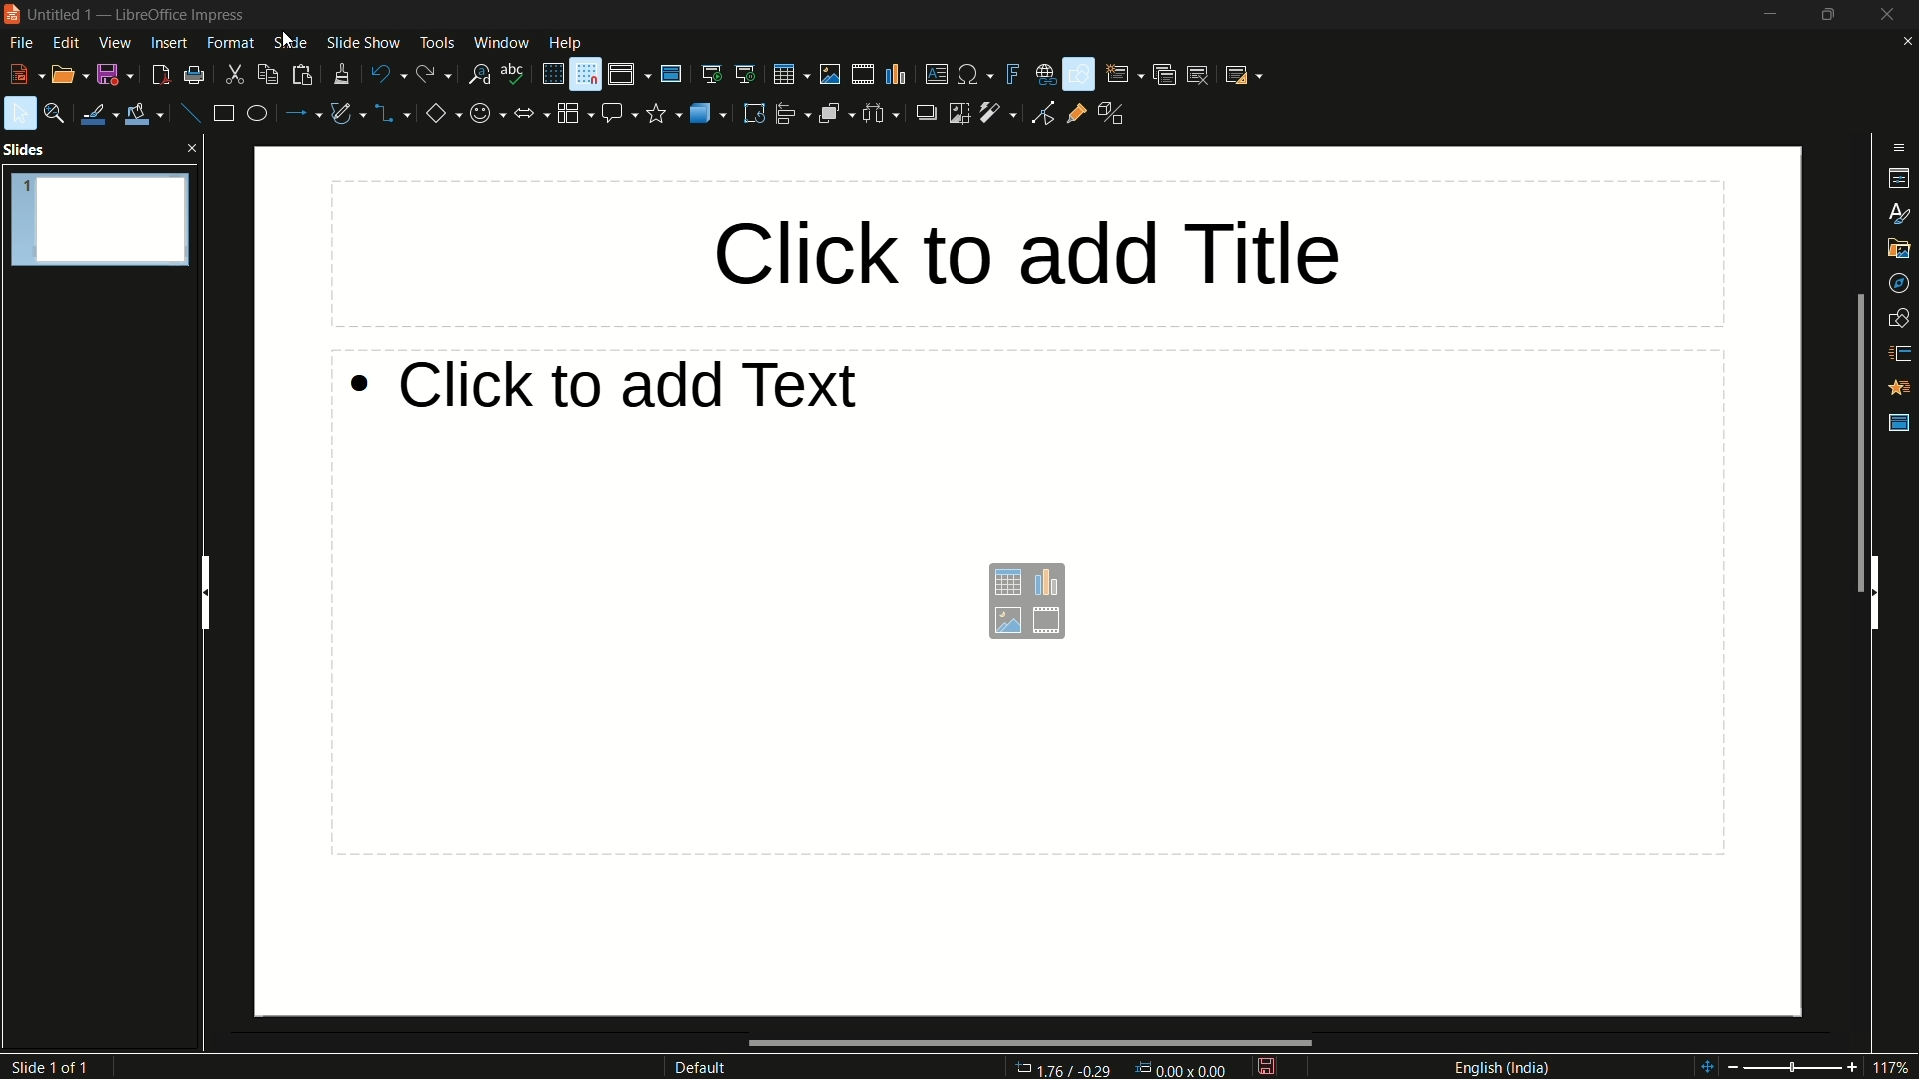 The width and height of the screenshot is (1919, 1079). What do you see at coordinates (1732, 1067) in the screenshot?
I see `zoom out` at bounding box center [1732, 1067].